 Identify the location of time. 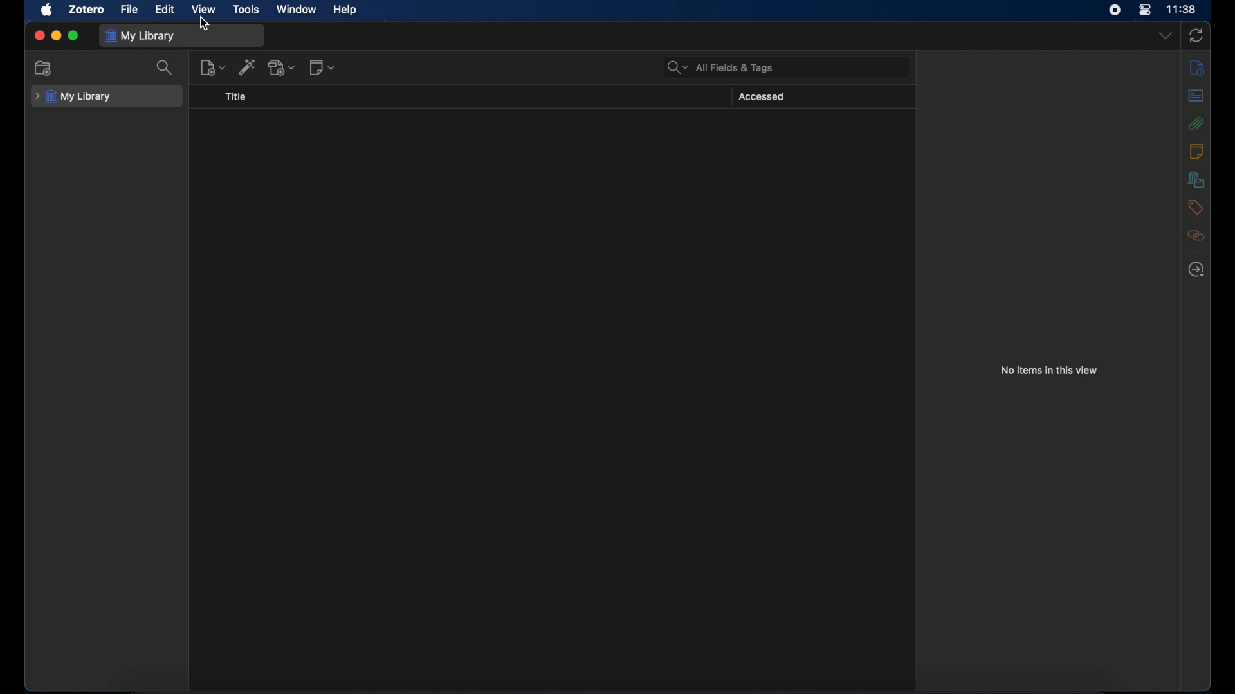
(1182, 10).